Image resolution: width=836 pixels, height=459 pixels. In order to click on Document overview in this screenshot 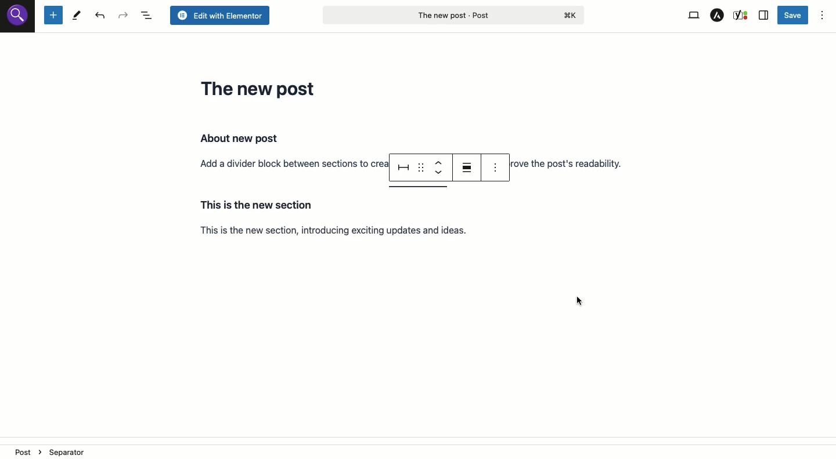, I will do `click(148, 16)`.